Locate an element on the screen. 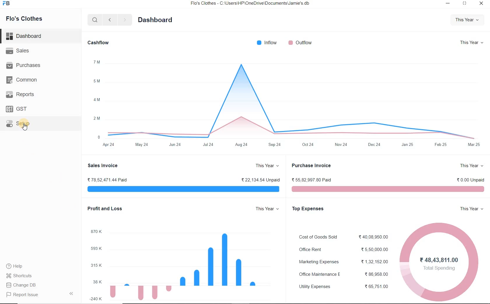  1,32,152.00 is located at coordinates (375, 263).